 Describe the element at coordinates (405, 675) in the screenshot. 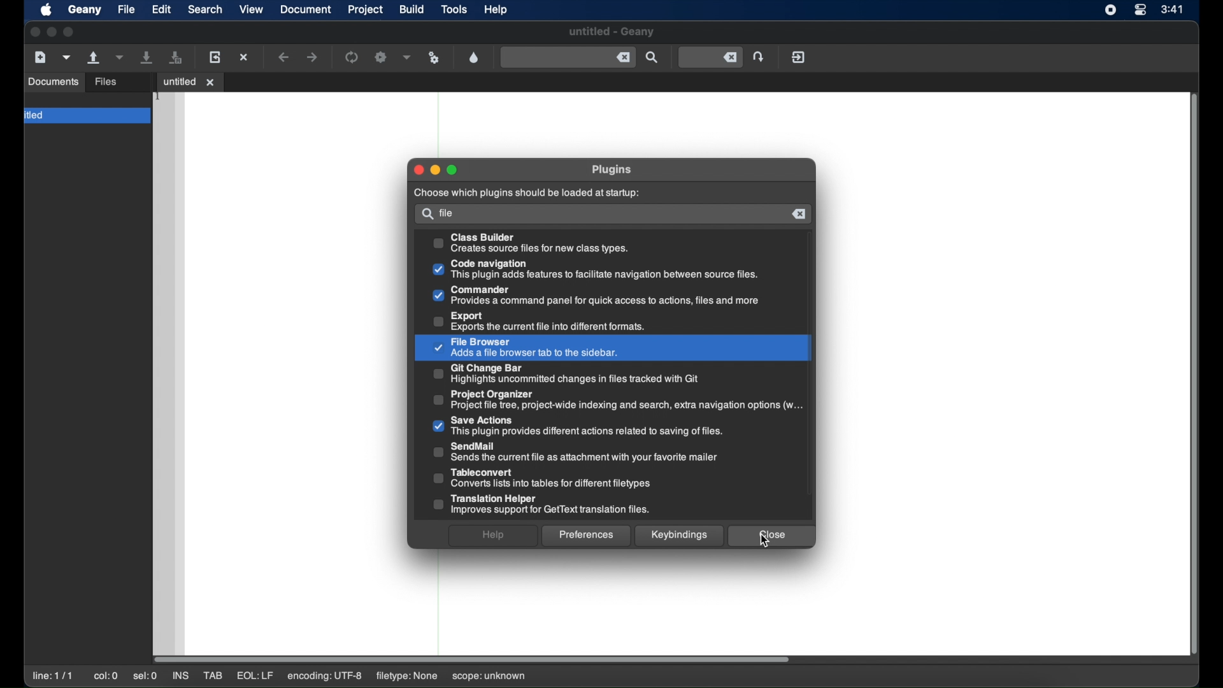

I see `filetype: none` at that location.